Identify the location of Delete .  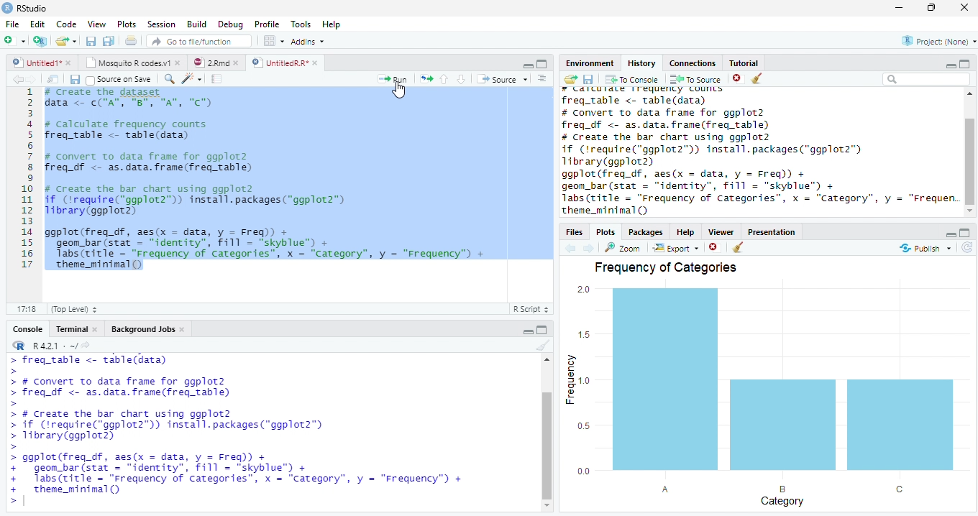
(739, 79).